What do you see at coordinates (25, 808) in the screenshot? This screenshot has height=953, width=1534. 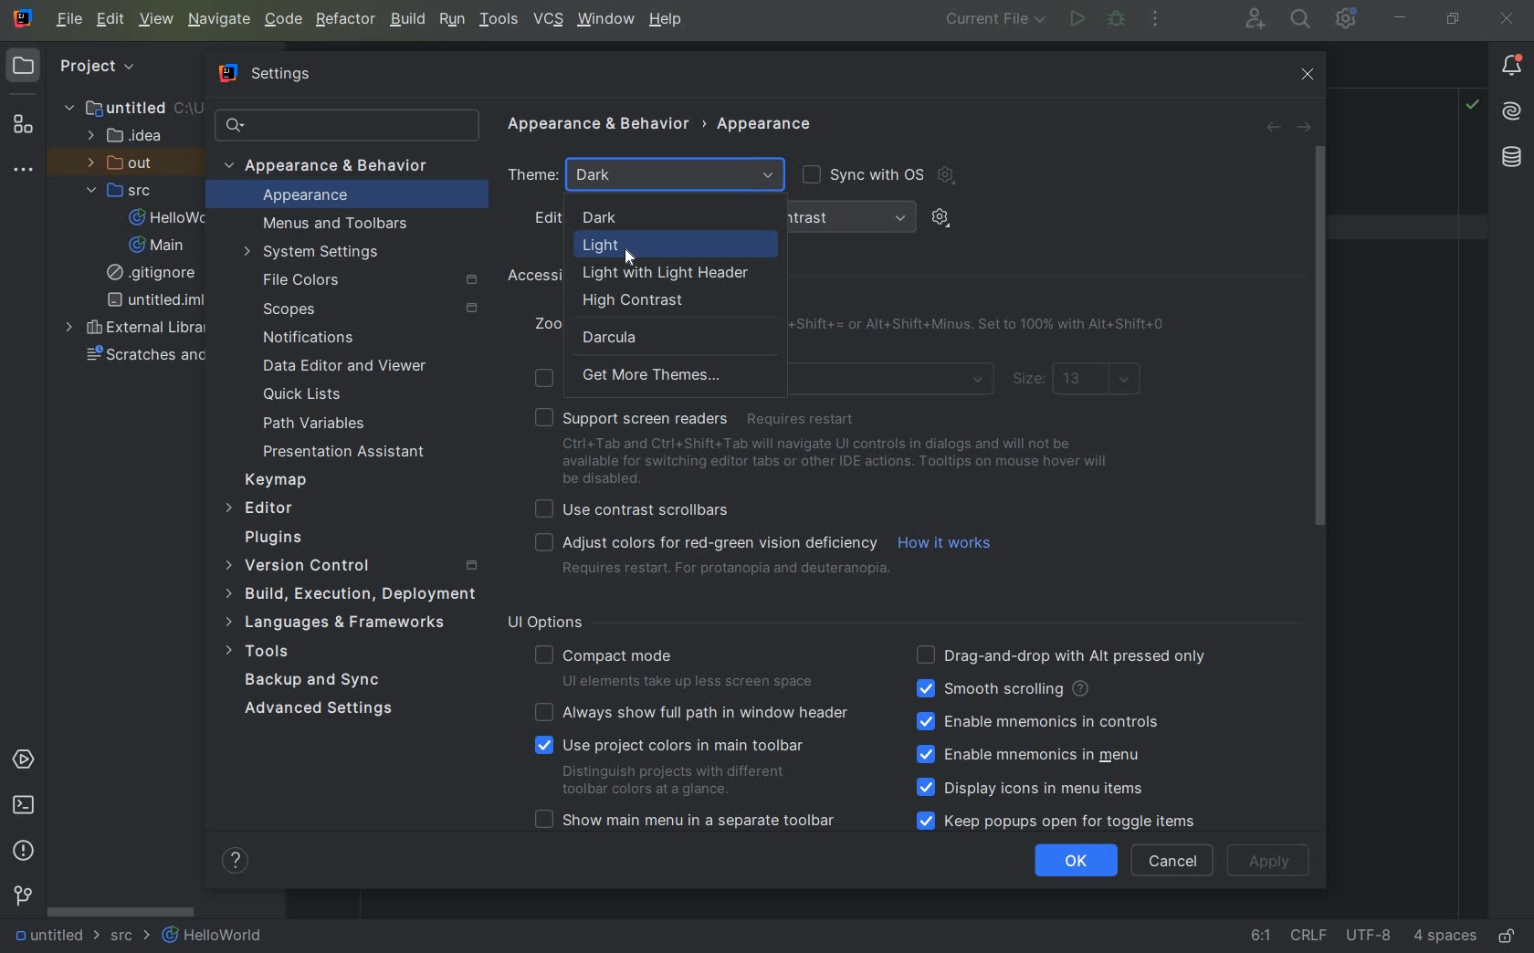 I see `TERMINAL` at bounding box center [25, 808].